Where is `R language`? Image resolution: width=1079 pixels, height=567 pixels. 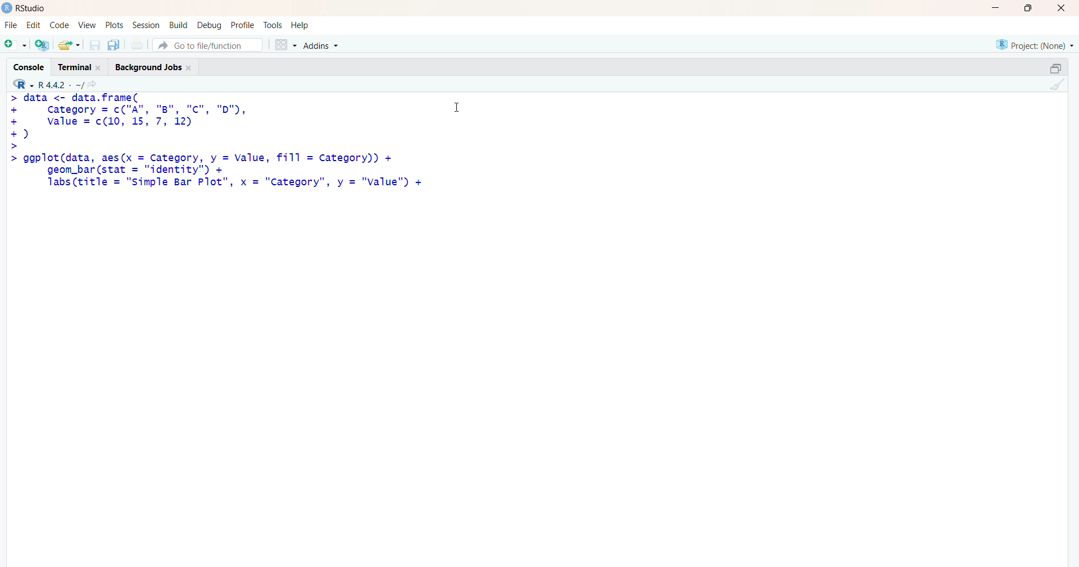
R language is located at coordinates (24, 84).